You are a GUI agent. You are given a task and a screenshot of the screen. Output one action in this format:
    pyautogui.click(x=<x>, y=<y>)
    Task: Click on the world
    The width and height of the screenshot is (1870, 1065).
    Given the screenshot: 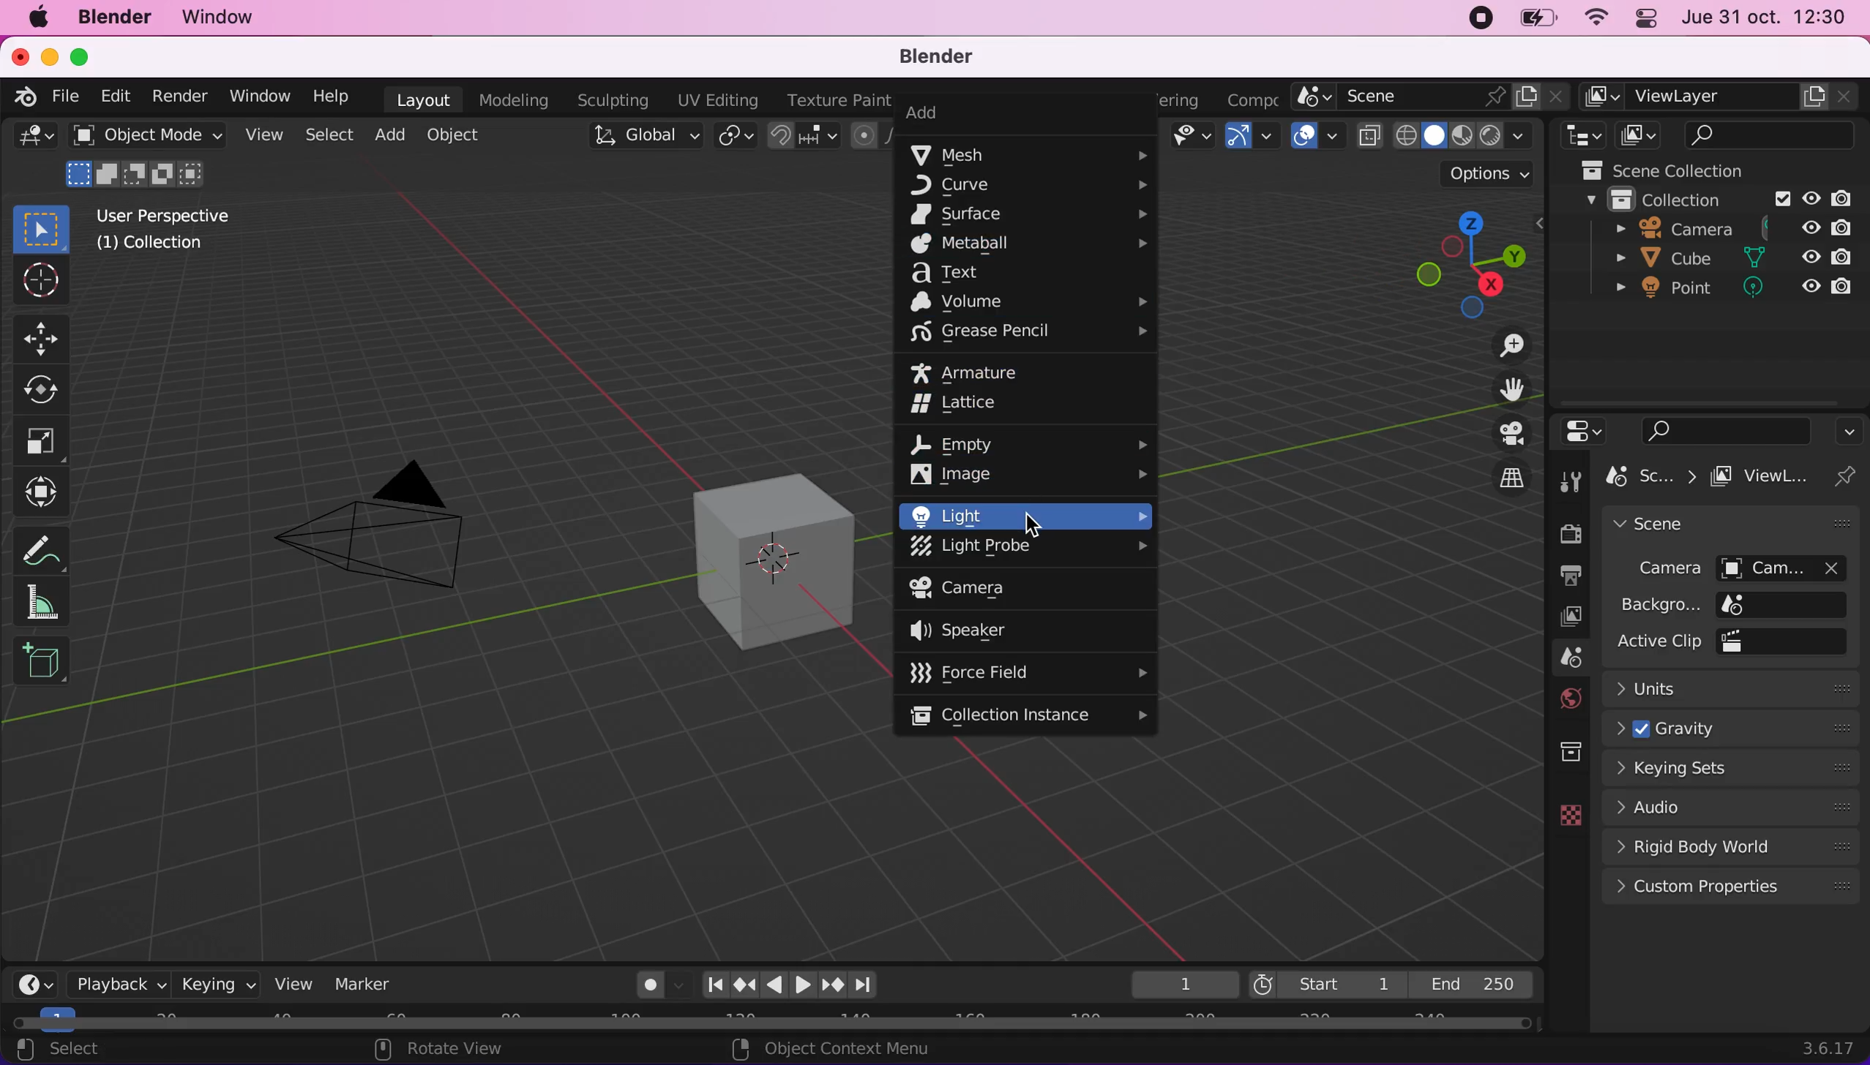 What is the action you would take?
    pyautogui.click(x=1566, y=699)
    